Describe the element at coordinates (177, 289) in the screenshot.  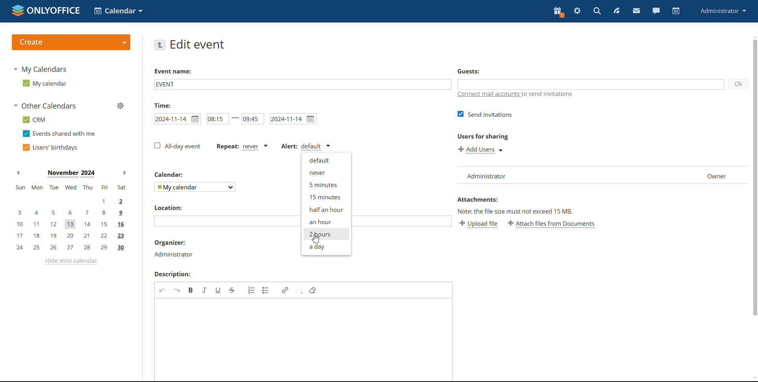
I see `redo` at that location.